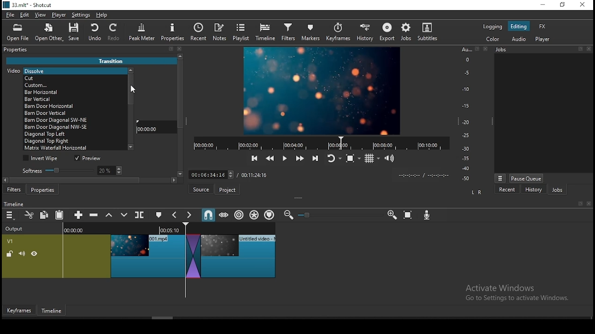 The height and width of the screenshot is (334, 595). Describe the element at coordinates (333, 159) in the screenshot. I see `toggle player looping` at that location.